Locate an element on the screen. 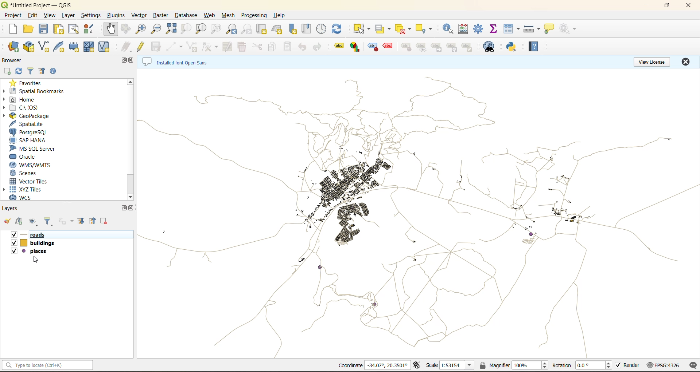 This screenshot has height=372, width=700. add is located at coordinates (20, 221).